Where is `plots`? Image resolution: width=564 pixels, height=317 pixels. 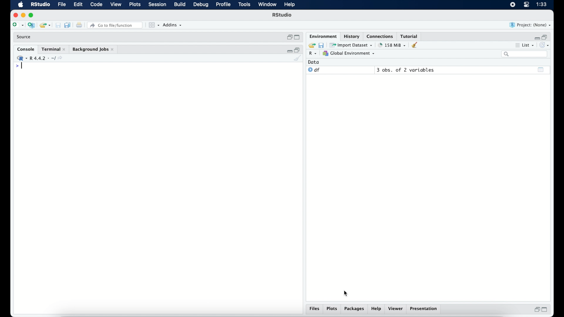 plots is located at coordinates (332, 308).